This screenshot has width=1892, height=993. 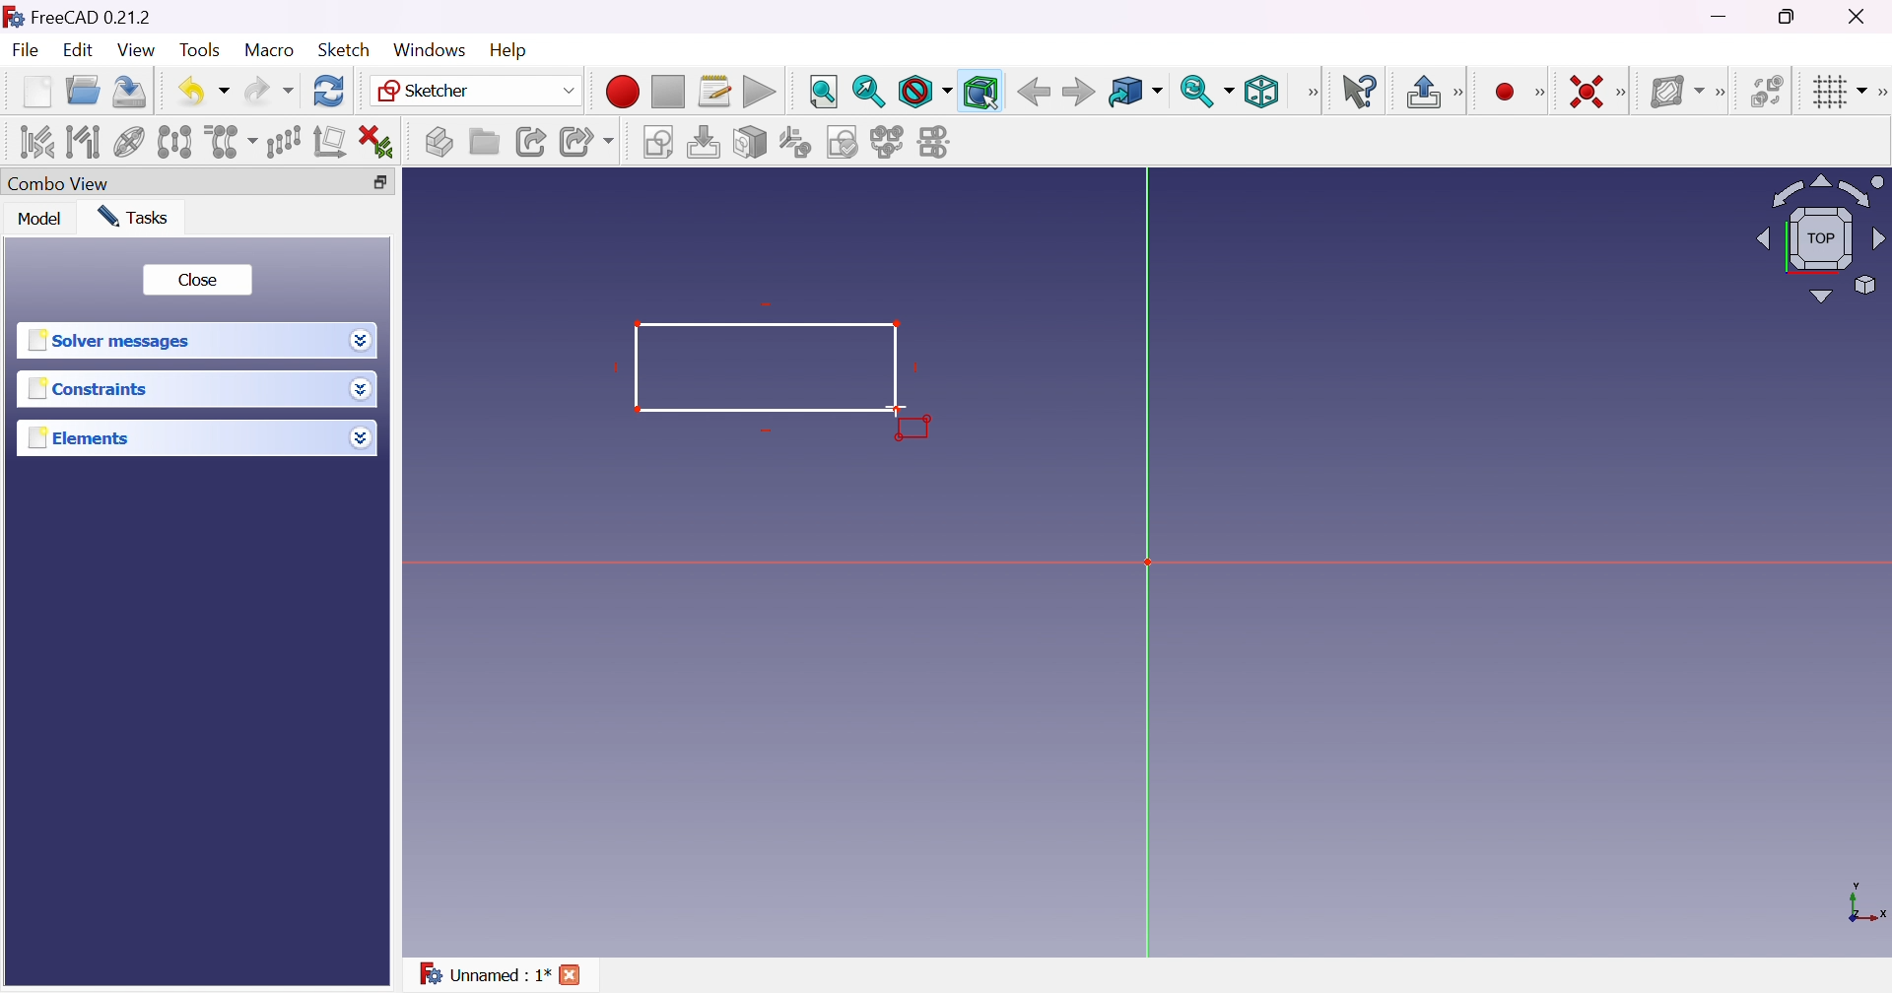 What do you see at coordinates (204, 95) in the screenshot?
I see `Undo` at bounding box center [204, 95].